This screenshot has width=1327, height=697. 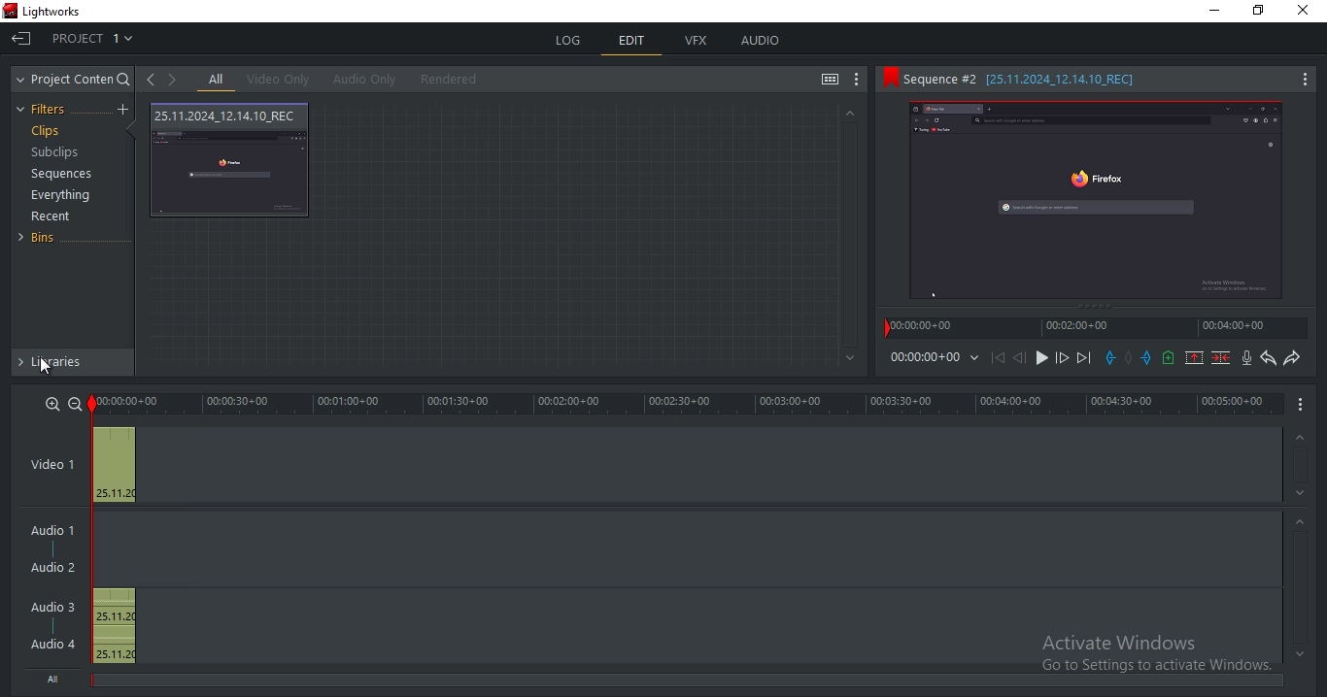 I want to click on project content, so click(x=73, y=80).